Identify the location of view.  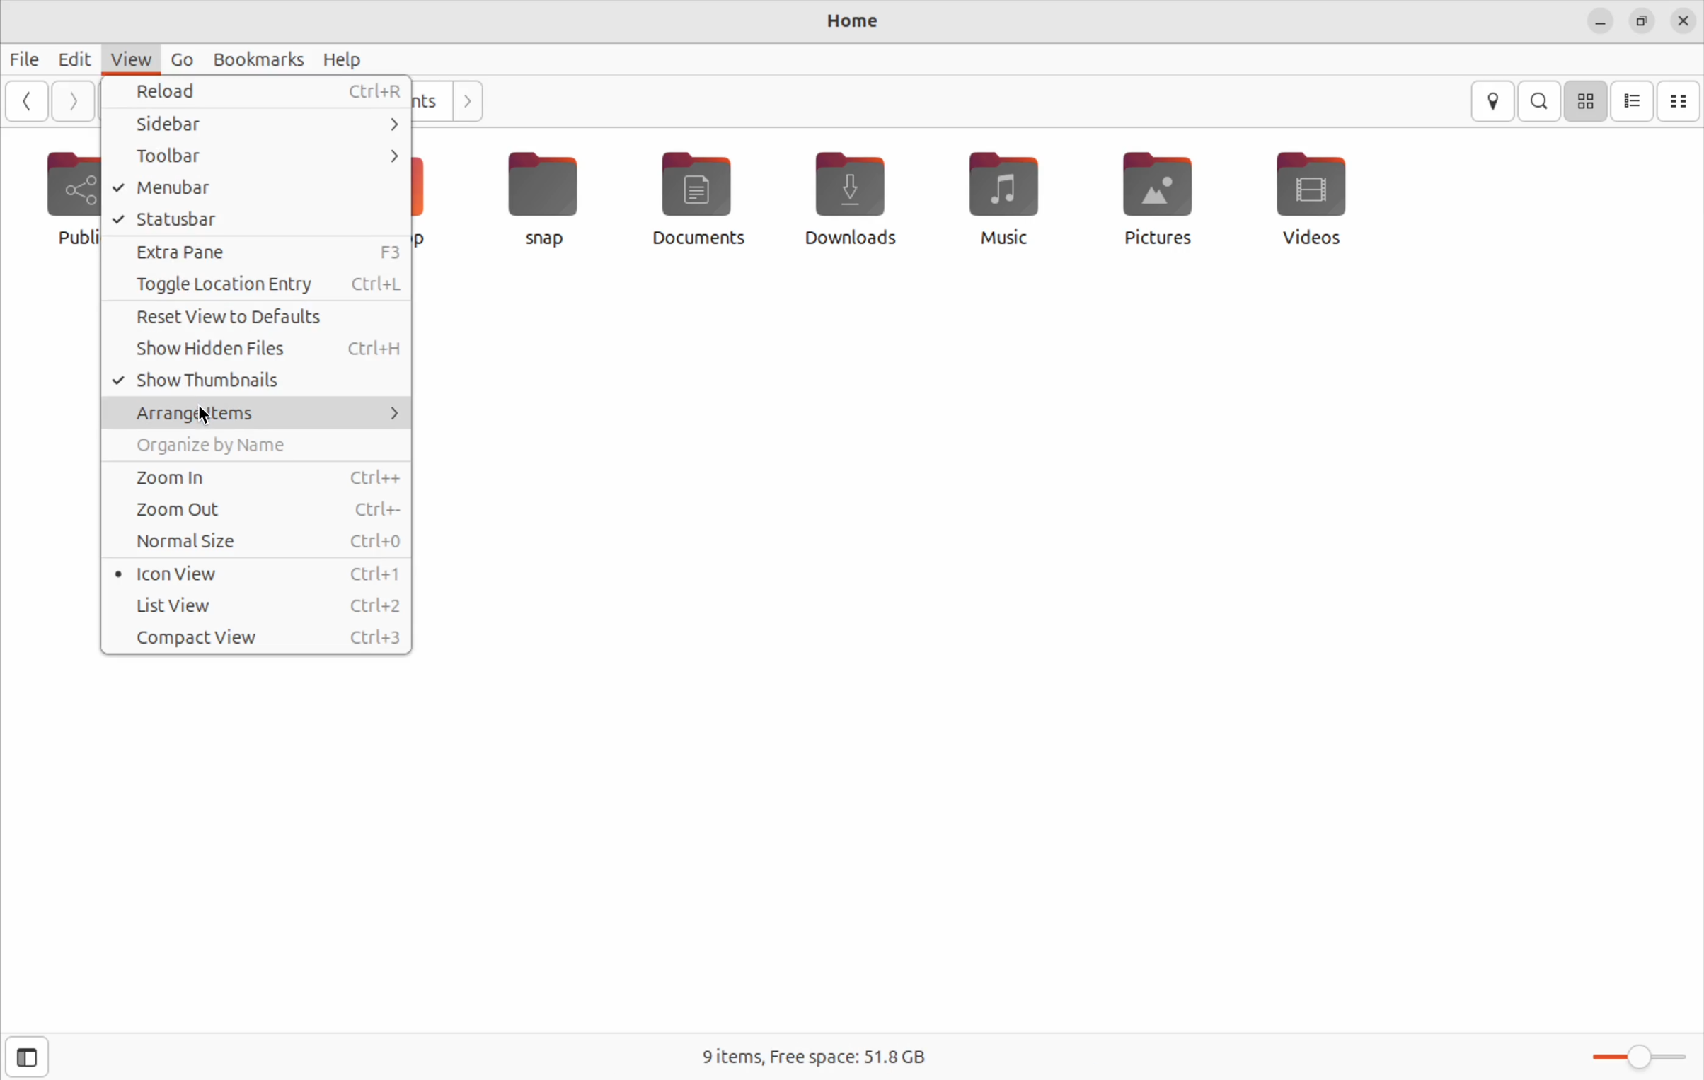
(128, 57).